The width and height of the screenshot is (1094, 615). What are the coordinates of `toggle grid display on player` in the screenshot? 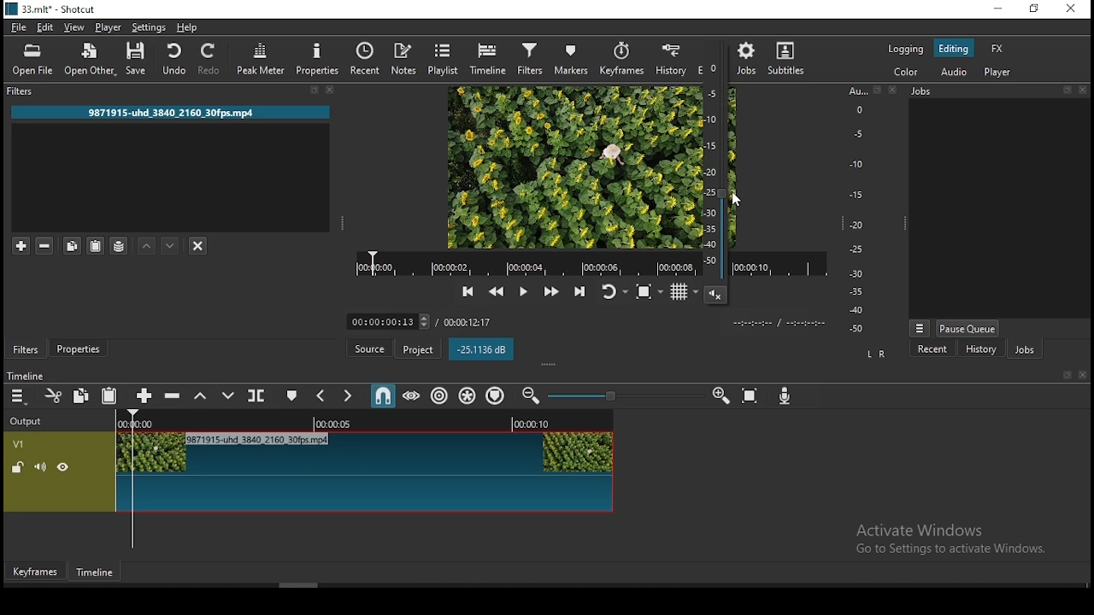 It's located at (679, 295).